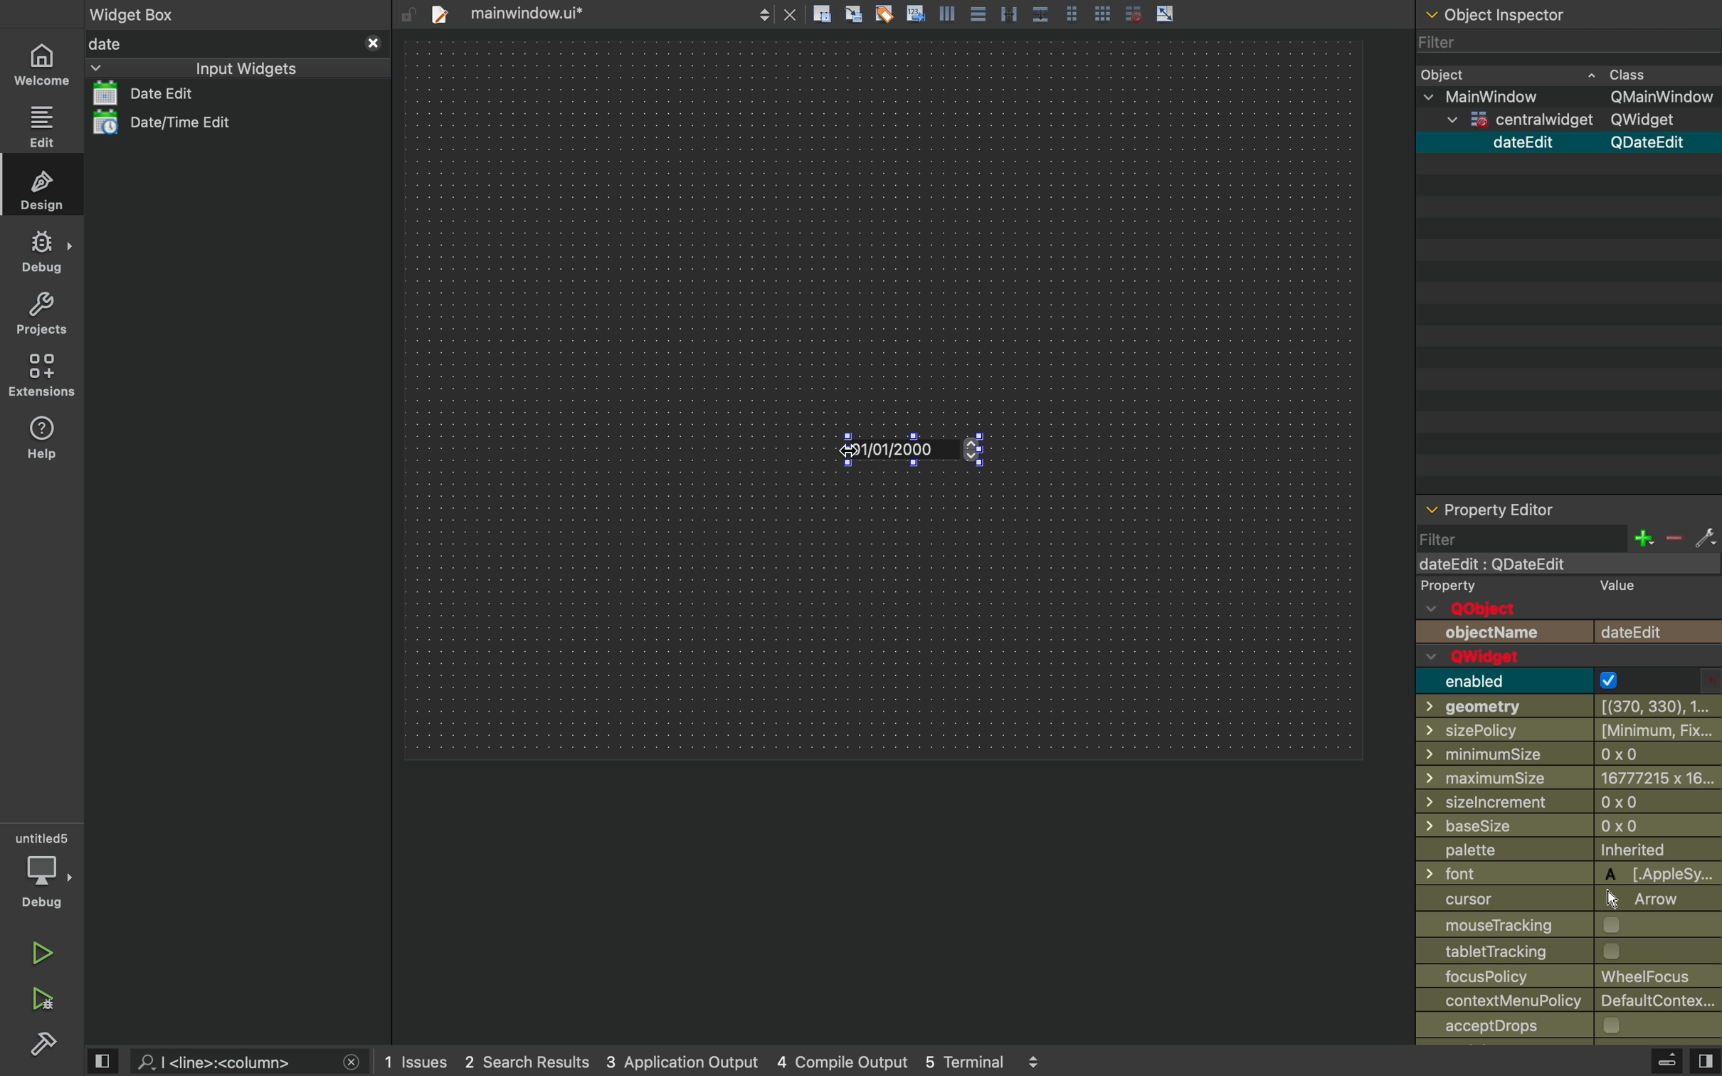 The height and width of the screenshot is (1076, 1722). I want to click on date, so click(221, 45).